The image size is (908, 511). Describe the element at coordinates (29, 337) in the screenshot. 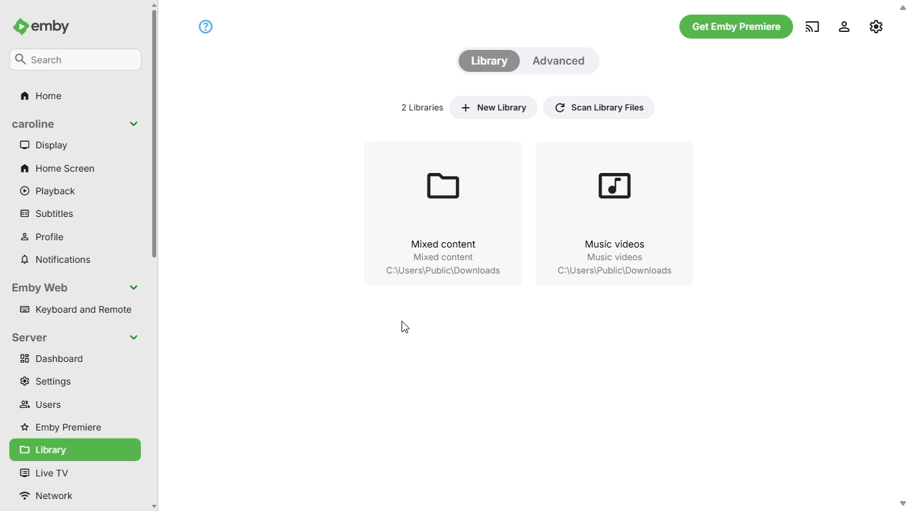

I see `server` at that location.